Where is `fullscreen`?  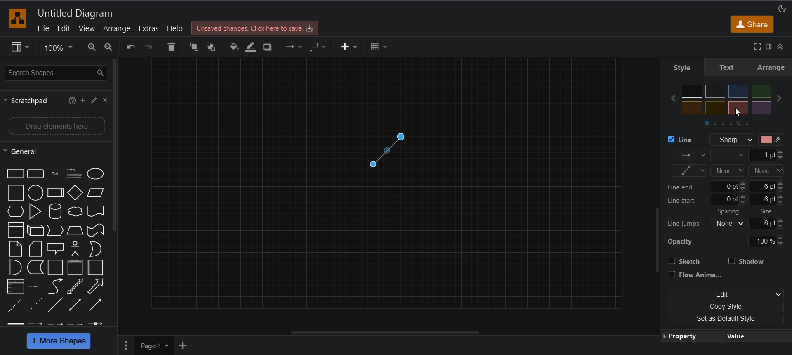 fullscreen is located at coordinates (756, 46).